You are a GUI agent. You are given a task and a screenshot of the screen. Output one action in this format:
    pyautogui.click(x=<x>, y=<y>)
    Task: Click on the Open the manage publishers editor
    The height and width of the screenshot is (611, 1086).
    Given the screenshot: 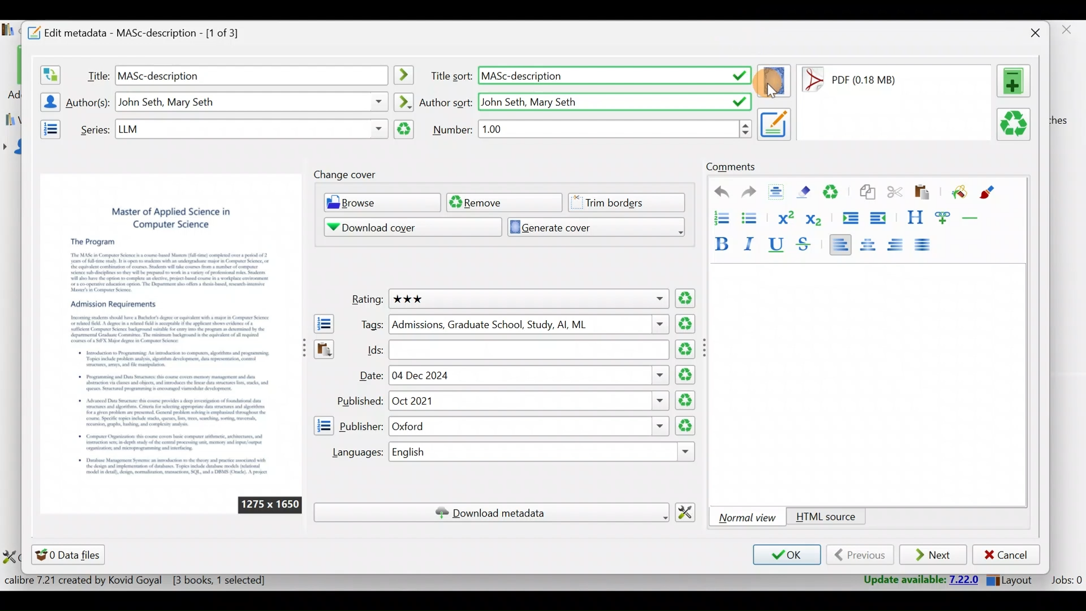 What is the action you would take?
    pyautogui.click(x=323, y=425)
    